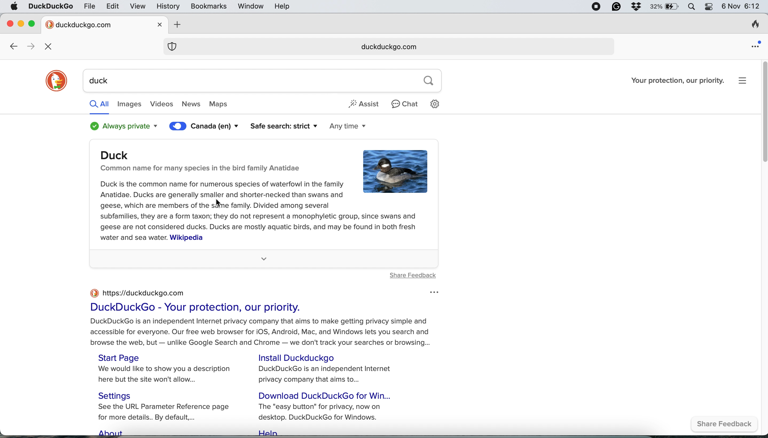 This screenshot has height=438, width=768. What do you see at coordinates (262, 333) in the screenshot?
I see `DuckDuckGo is an independent Internet privacy company that aims to make getting privacy simple and
accessible for everyone. Our free web browser for iOS, Android, Mac, and Windows lets you search and
browse the web, but — unlike Google Search and Chrome — we don't track your searches or browsing...` at bounding box center [262, 333].